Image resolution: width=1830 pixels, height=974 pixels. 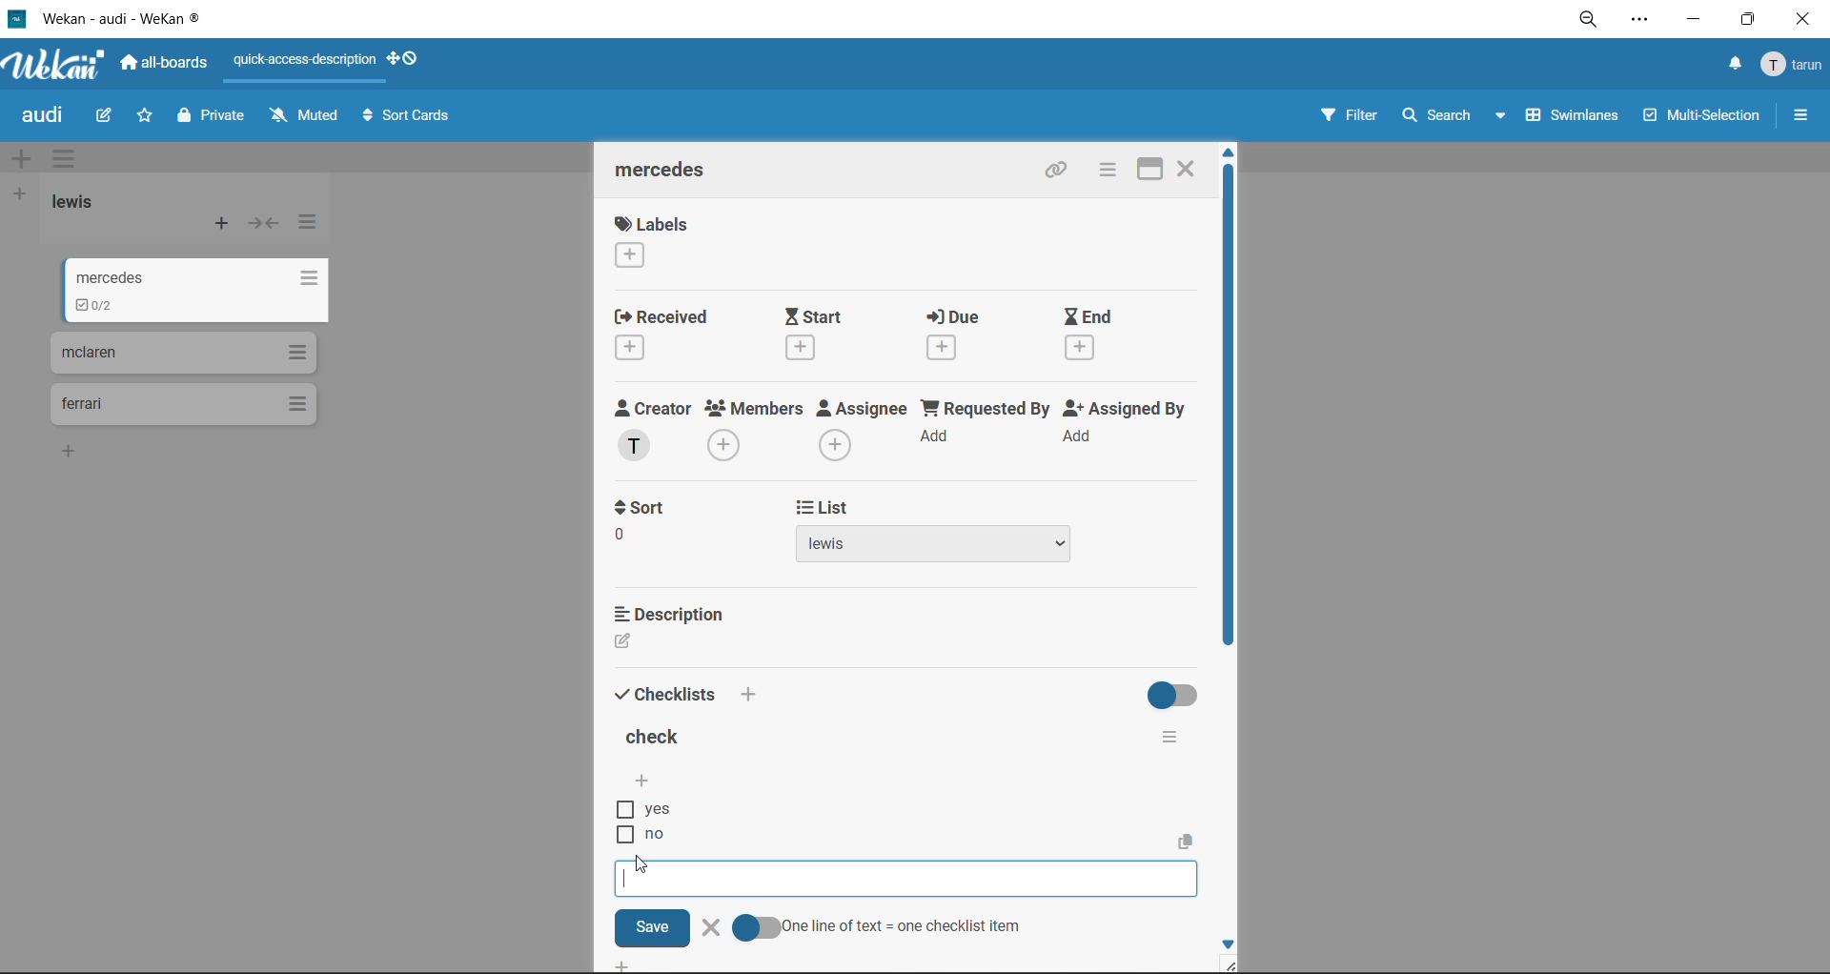 What do you see at coordinates (622, 810) in the screenshot?
I see `Checbox` at bounding box center [622, 810].